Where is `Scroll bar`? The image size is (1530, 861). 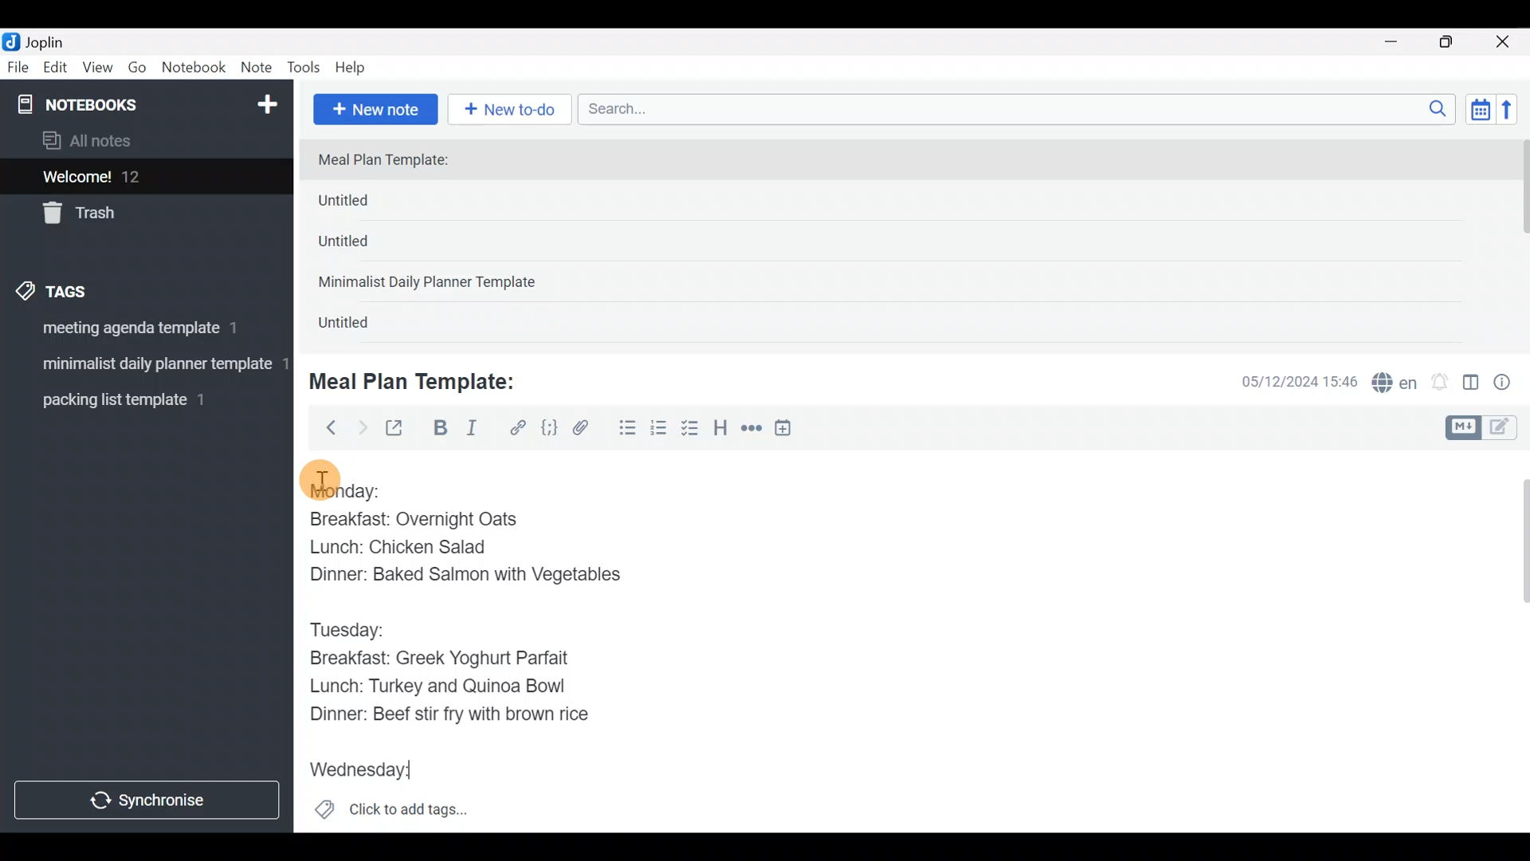
Scroll bar is located at coordinates (1513, 641).